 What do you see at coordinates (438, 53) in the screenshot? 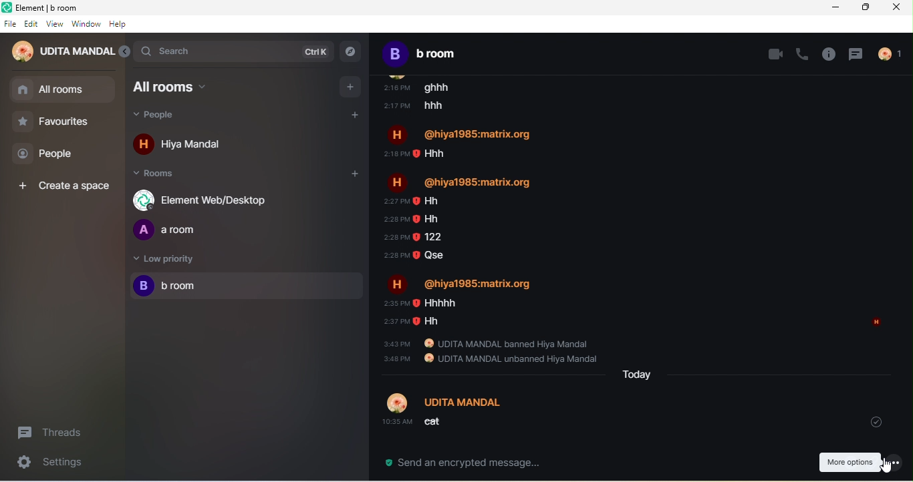
I see `b room` at bounding box center [438, 53].